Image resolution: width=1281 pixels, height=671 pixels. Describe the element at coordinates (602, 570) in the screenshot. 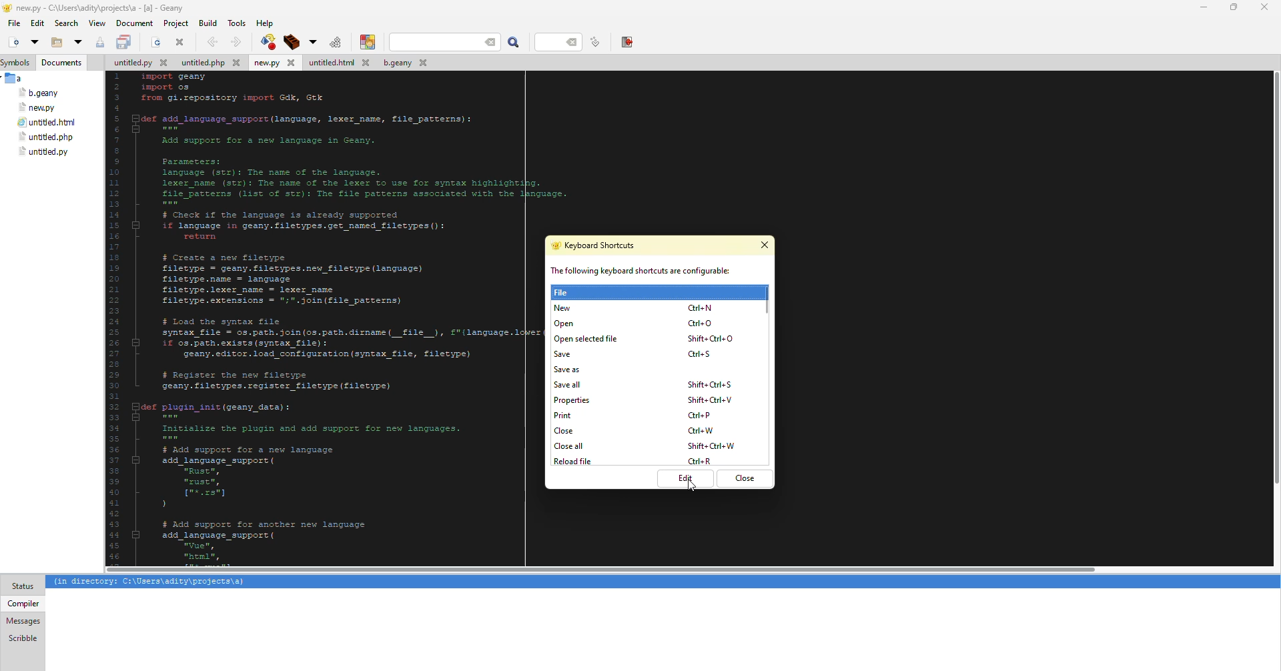

I see `scroll bar` at that location.